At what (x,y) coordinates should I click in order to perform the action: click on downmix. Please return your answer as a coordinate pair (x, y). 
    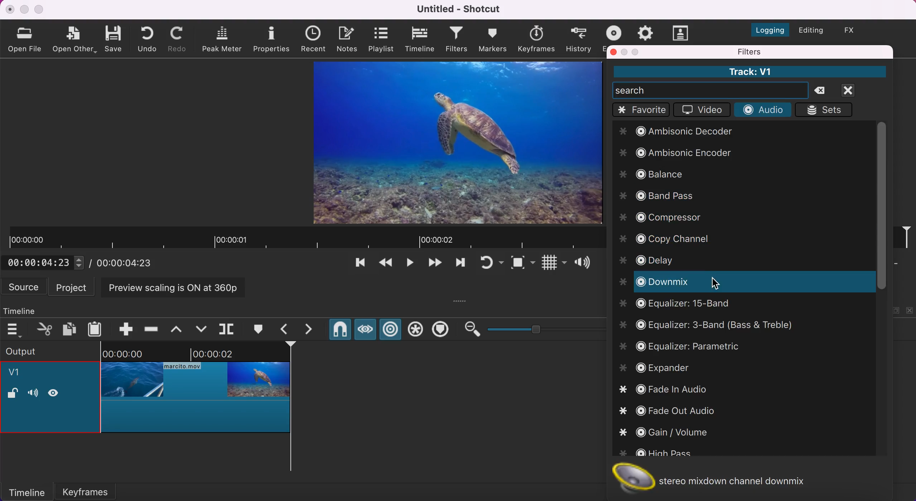
    Looking at the image, I should click on (731, 283).